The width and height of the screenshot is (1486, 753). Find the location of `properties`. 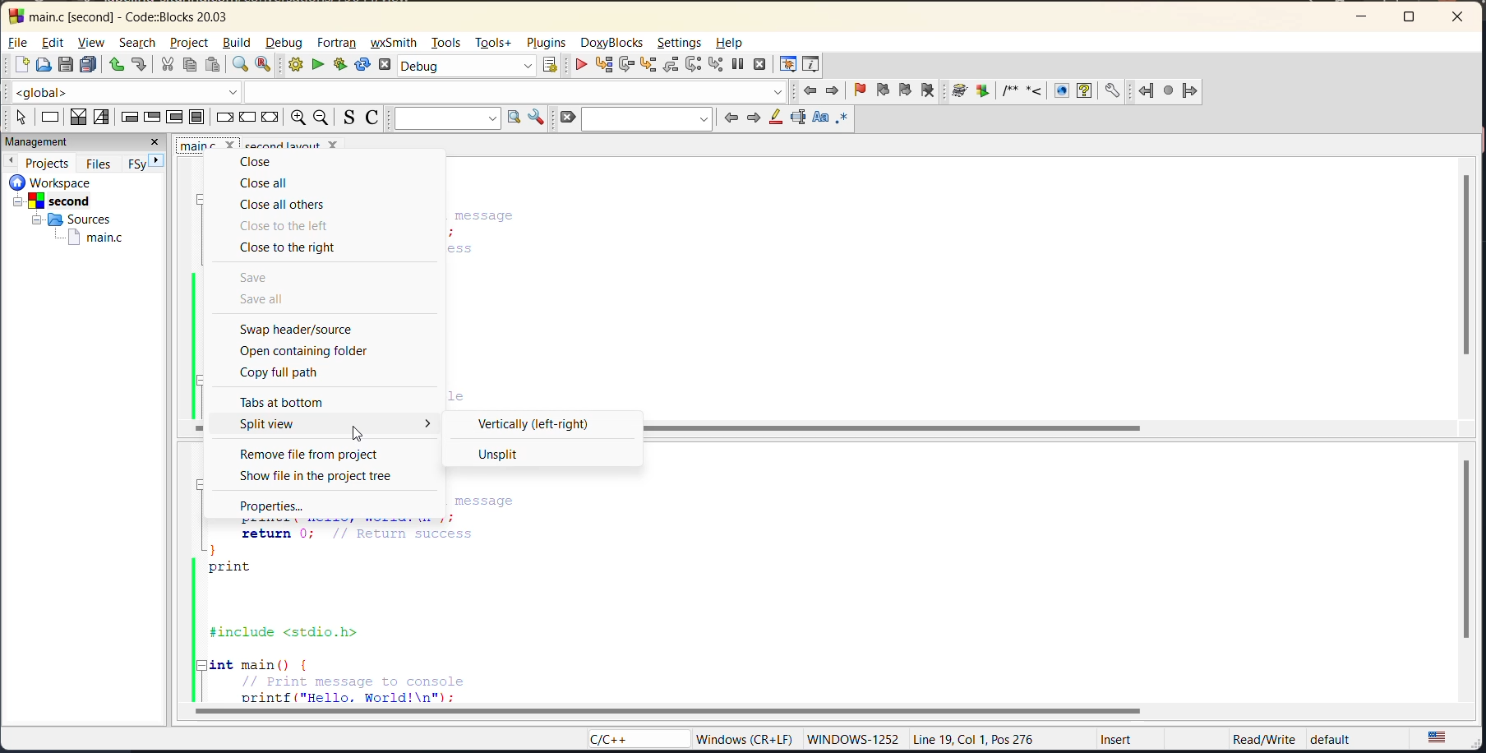

properties is located at coordinates (271, 506).